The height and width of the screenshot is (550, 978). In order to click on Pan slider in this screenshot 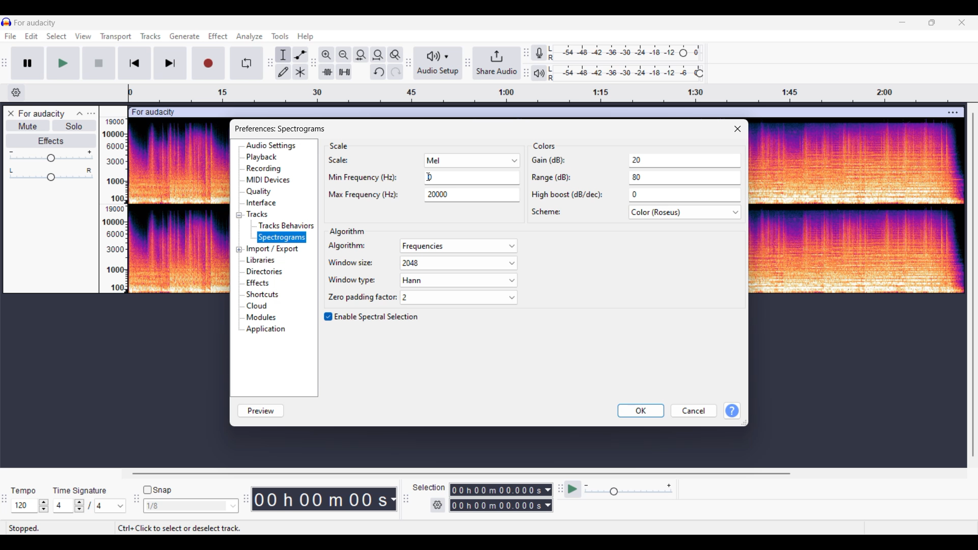, I will do `click(51, 175)`.